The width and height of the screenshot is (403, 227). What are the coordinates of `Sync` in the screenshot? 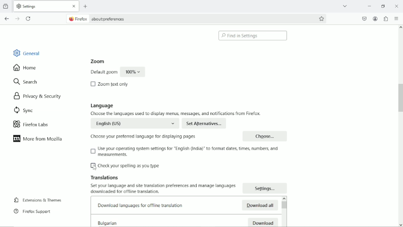 It's located at (24, 110).